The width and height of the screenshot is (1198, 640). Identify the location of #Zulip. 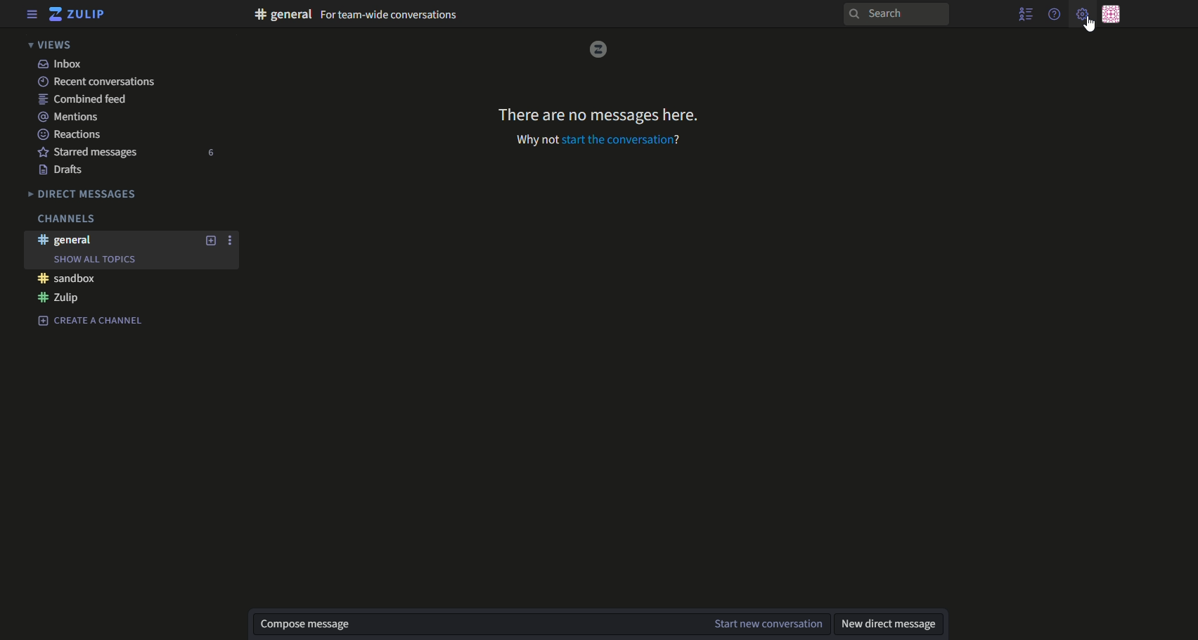
(60, 297).